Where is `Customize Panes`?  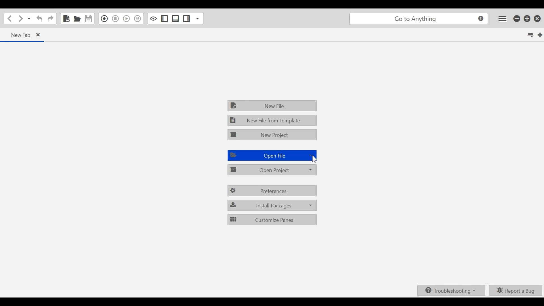 Customize Panes is located at coordinates (272, 219).